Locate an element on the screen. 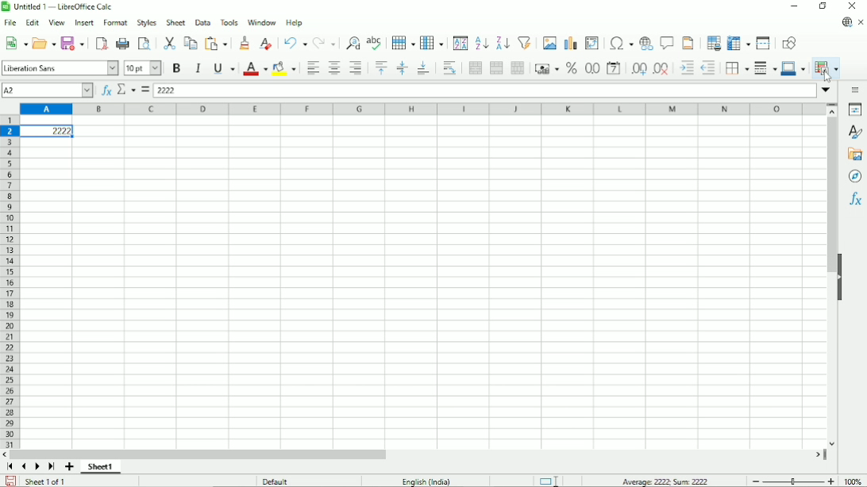 The width and height of the screenshot is (867, 487). Italic is located at coordinates (198, 68).